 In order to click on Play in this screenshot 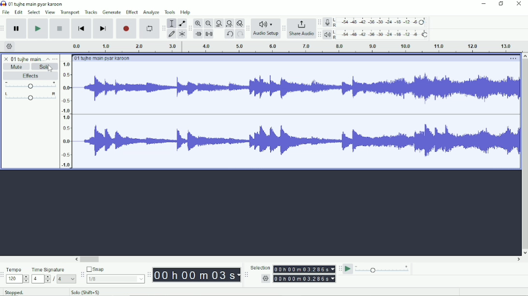, I will do `click(38, 28)`.